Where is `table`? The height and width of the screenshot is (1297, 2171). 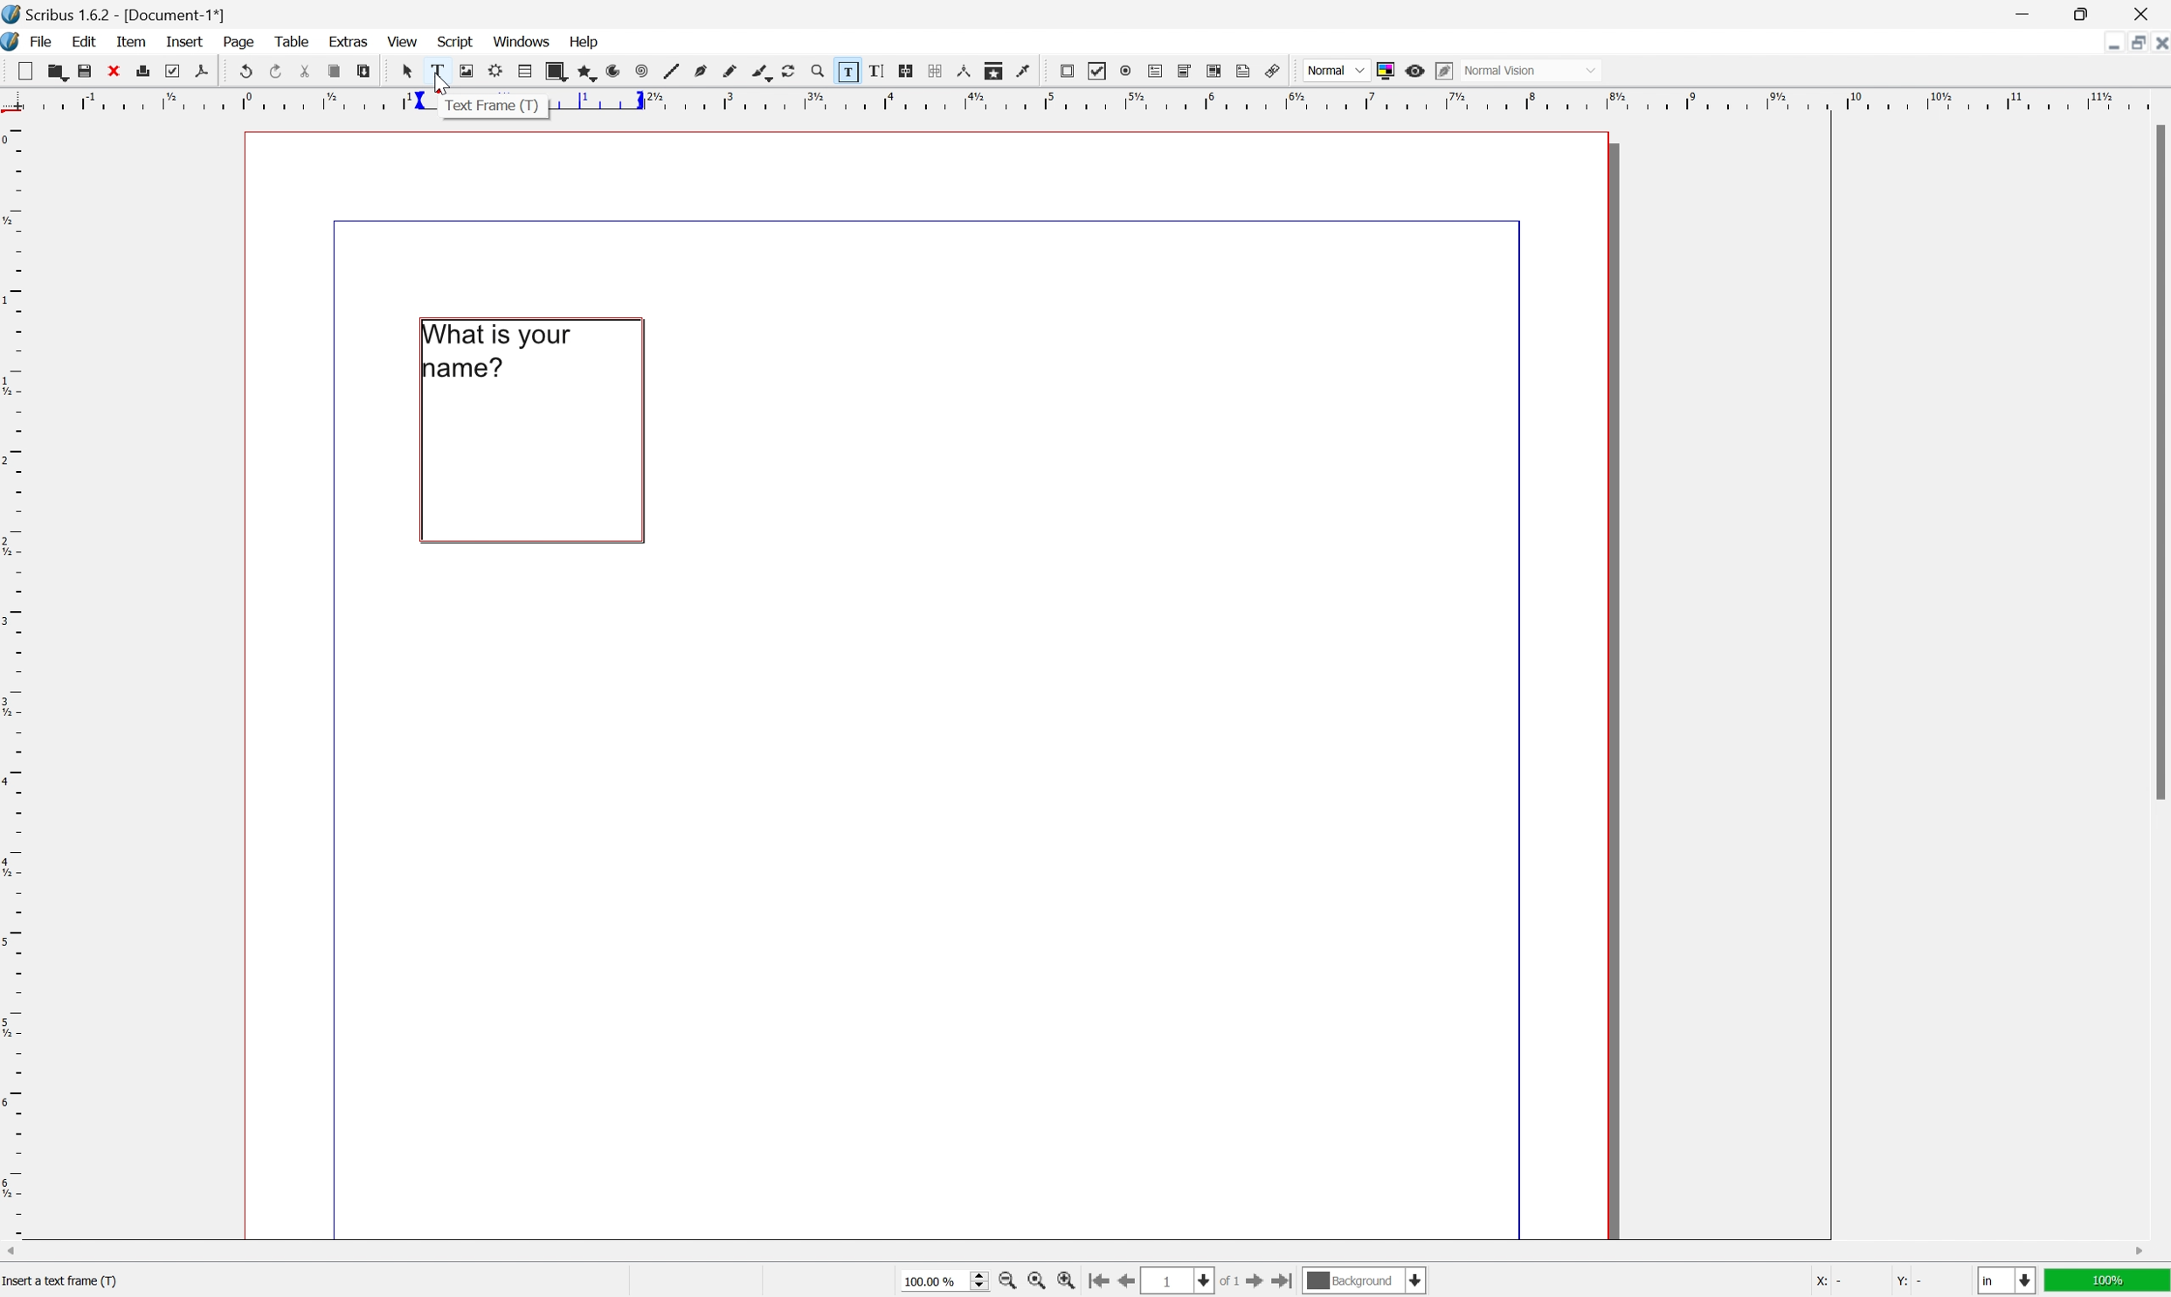
table is located at coordinates (291, 41).